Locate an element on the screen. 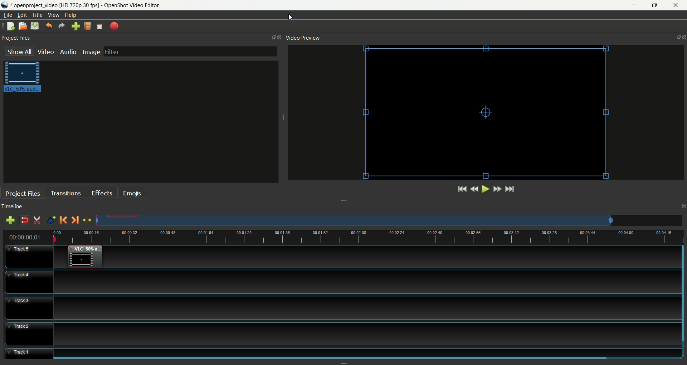 The width and height of the screenshot is (687, 365). view is located at coordinates (54, 15).